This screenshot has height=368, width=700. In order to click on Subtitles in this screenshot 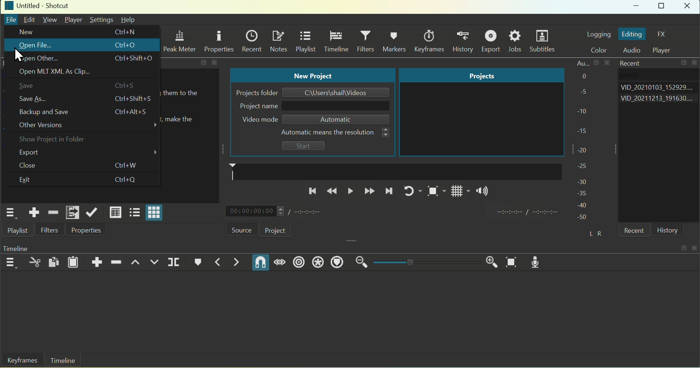, I will do `click(544, 42)`.